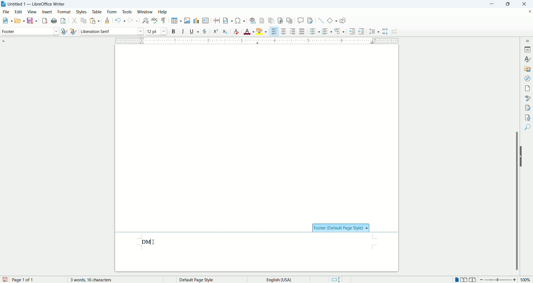  Describe the element at coordinates (145, 21) in the screenshot. I see `find and replace` at that location.